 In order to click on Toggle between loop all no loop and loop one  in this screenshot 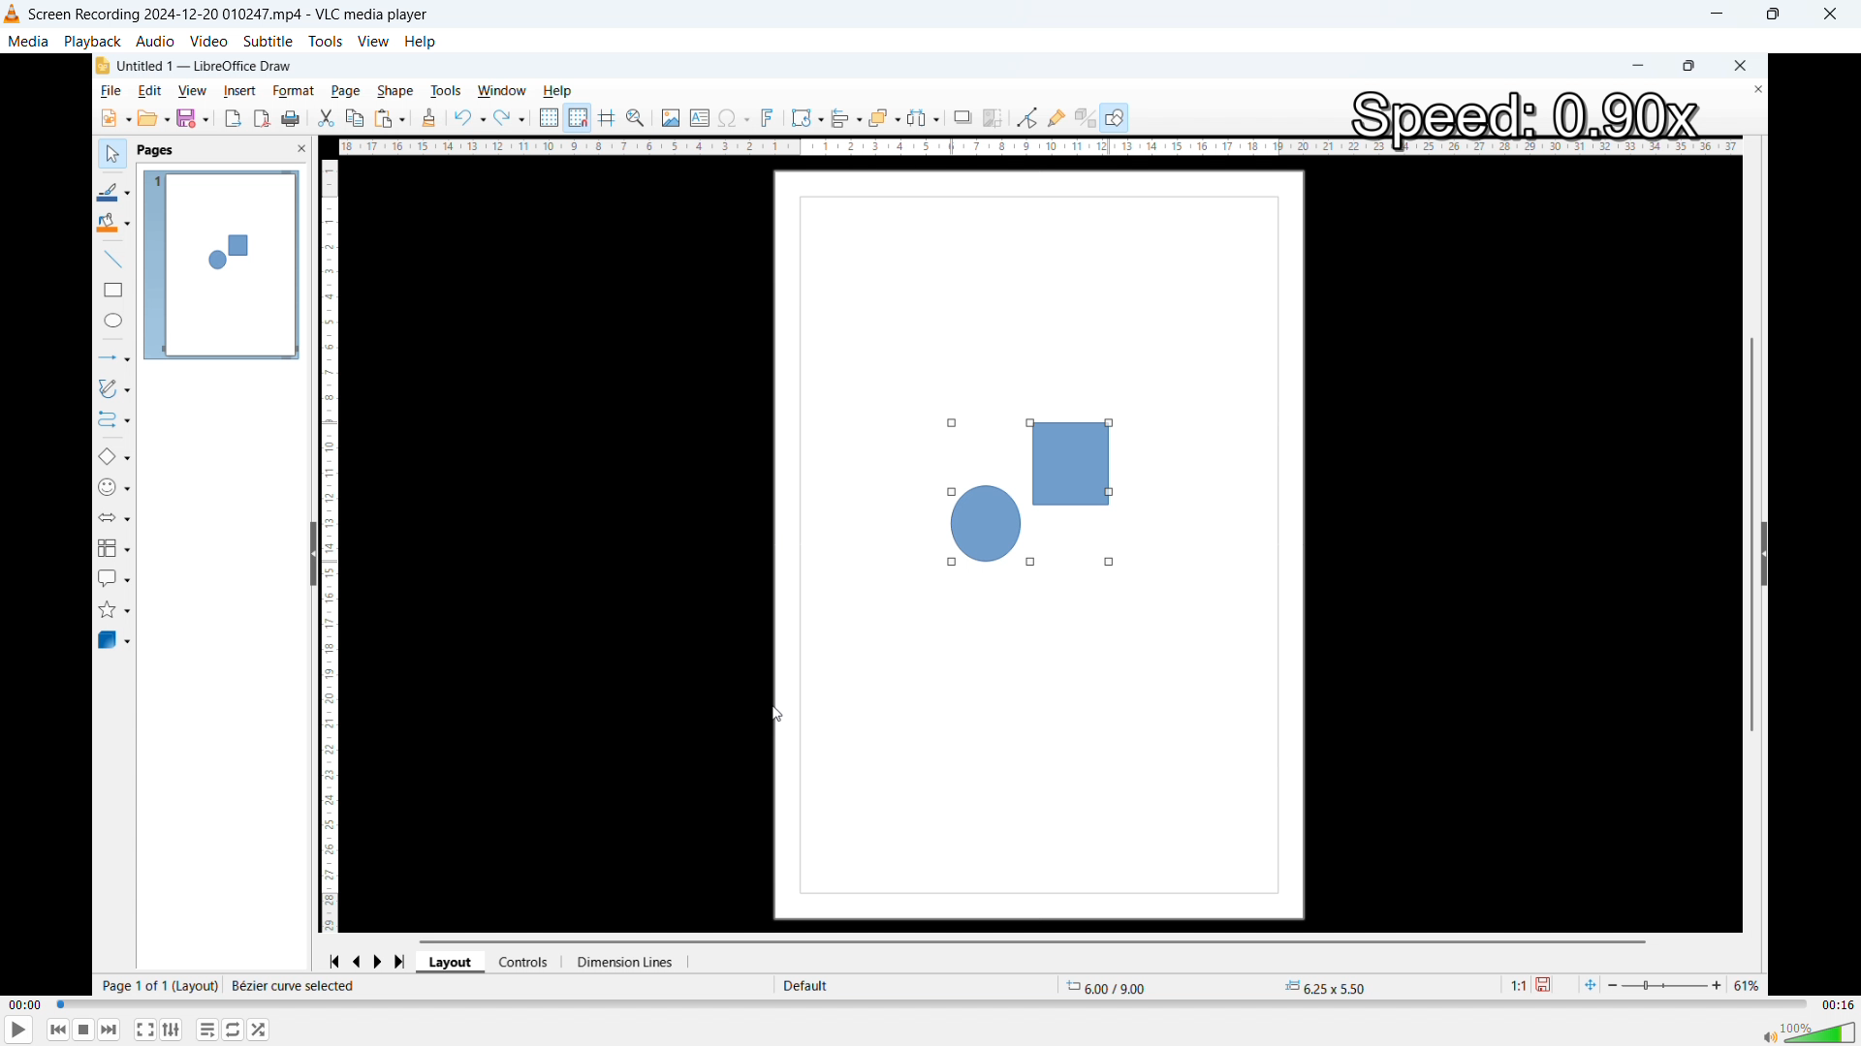, I will do `click(234, 1029)`.